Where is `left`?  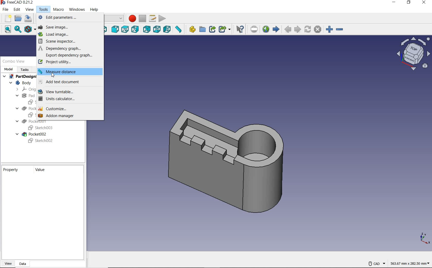
left is located at coordinates (167, 30).